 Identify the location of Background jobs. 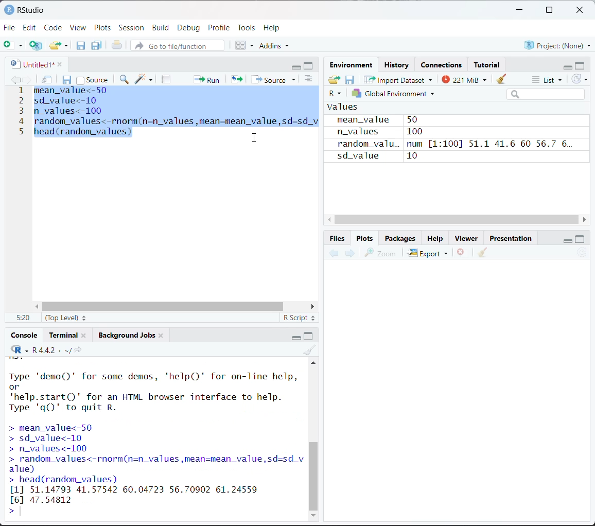
(127, 335).